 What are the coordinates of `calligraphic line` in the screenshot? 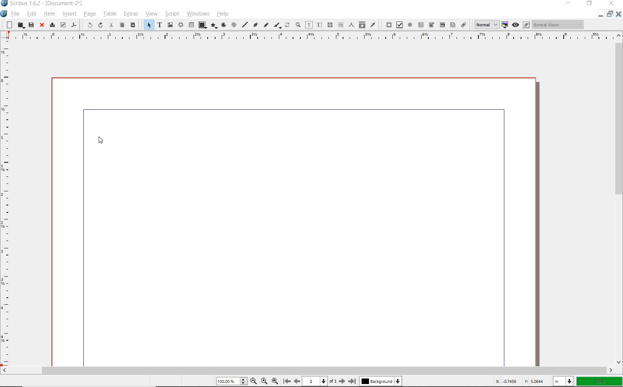 It's located at (278, 26).